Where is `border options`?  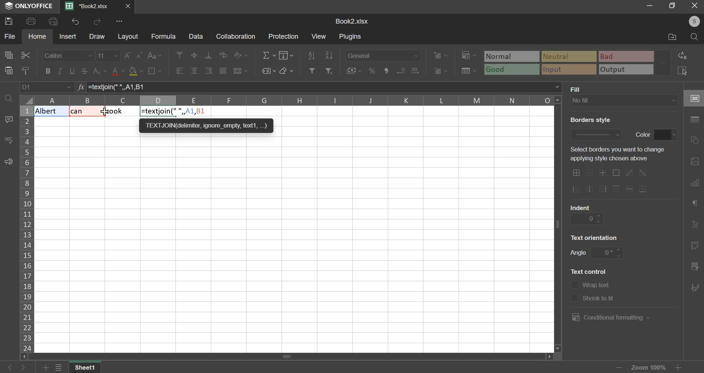 border options is located at coordinates (613, 181).